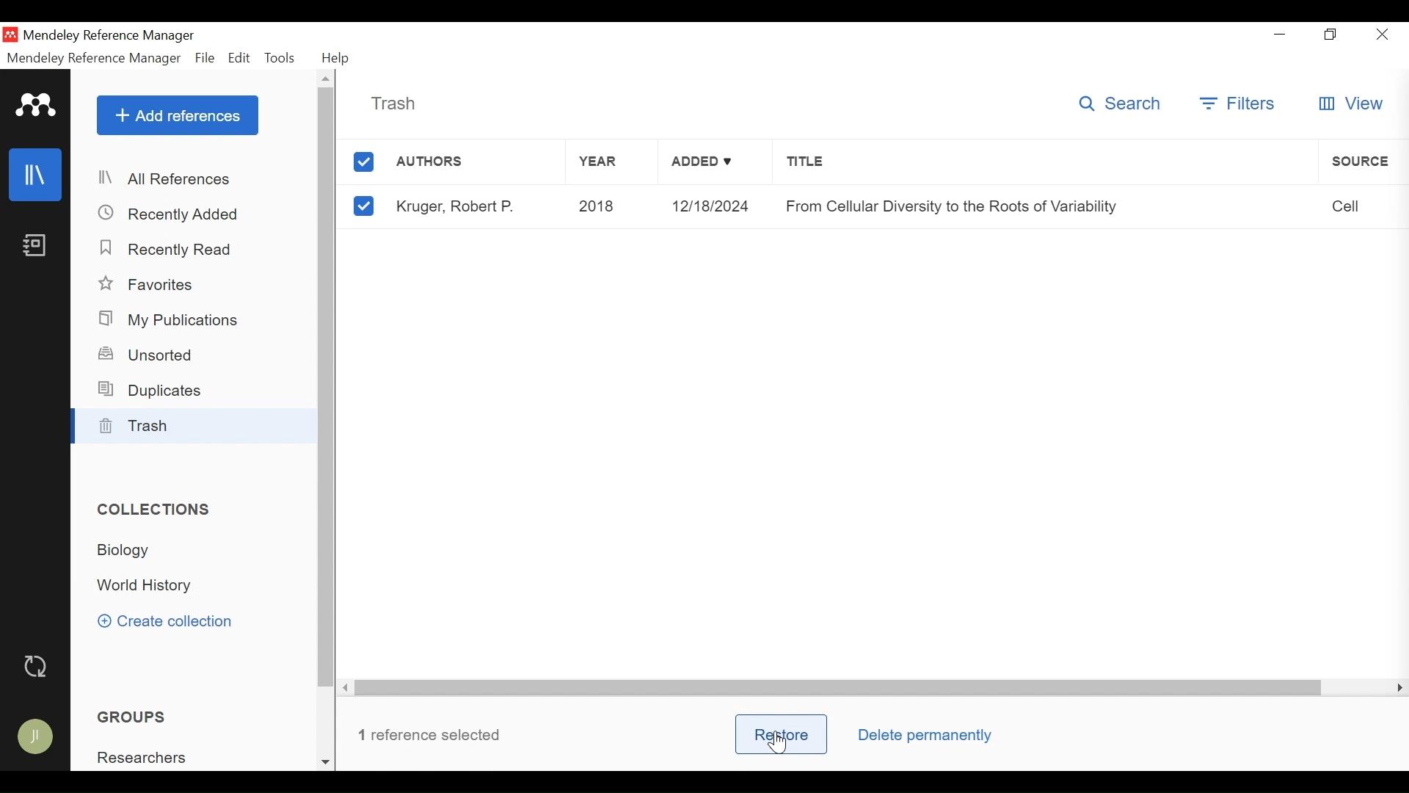 The height and width of the screenshot is (793, 1409). I want to click on Group, so click(142, 715).